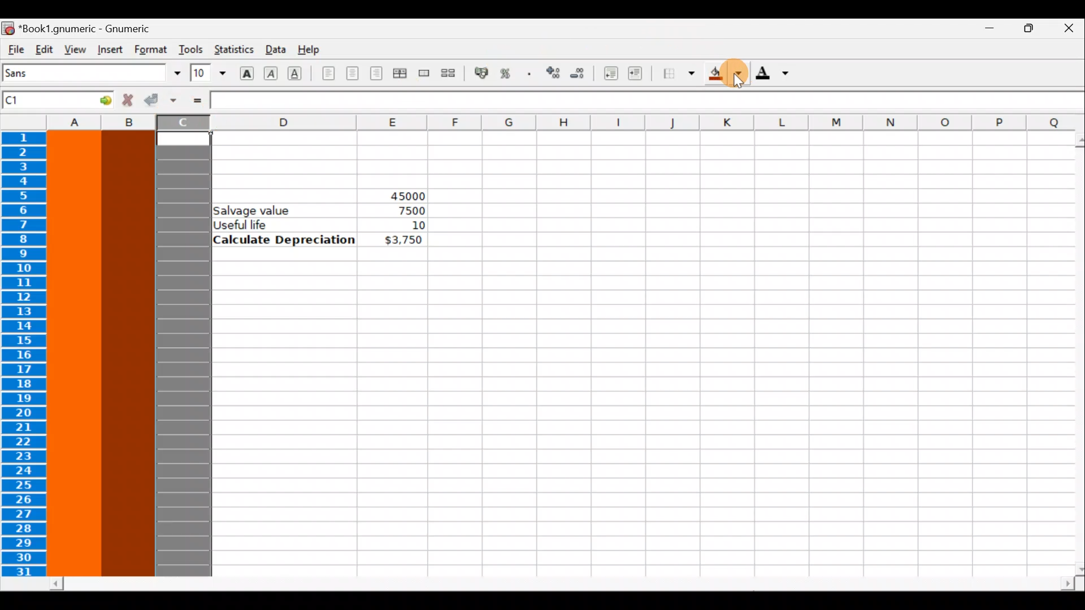 This screenshot has height=610, width=1085. Describe the element at coordinates (197, 100) in the screenshot. I see `Enter formula` at that location.